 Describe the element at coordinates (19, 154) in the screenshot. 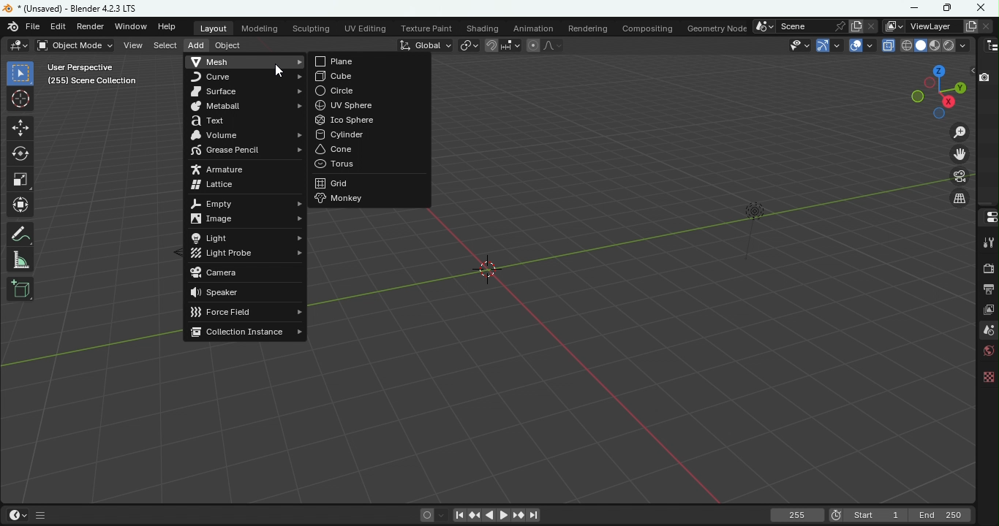

I see `Rotate` at that location.